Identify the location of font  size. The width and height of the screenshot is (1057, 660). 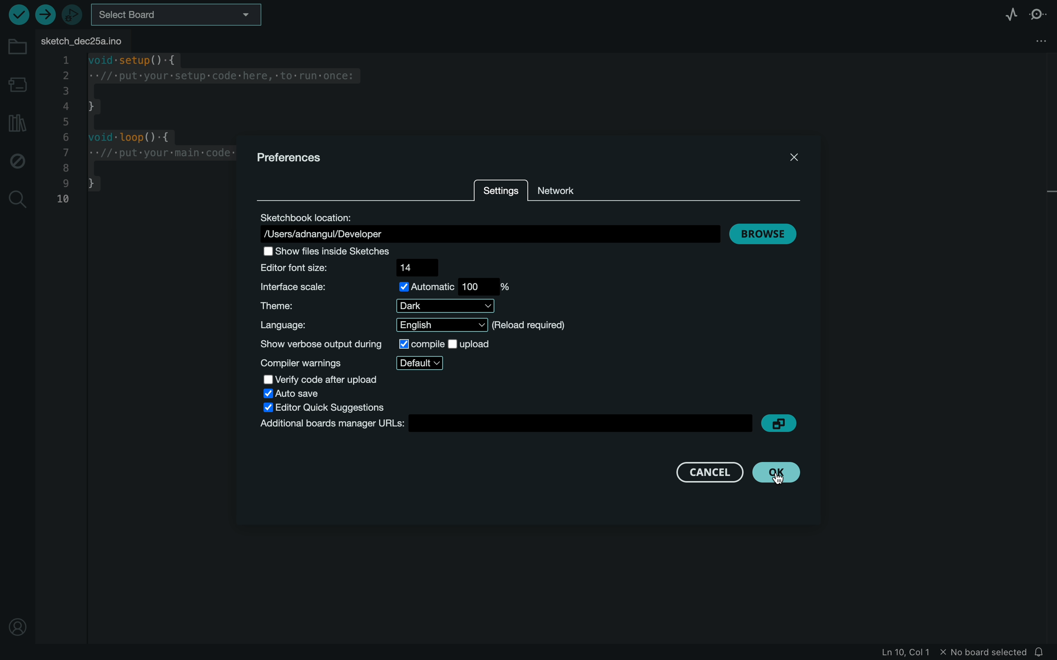
(357, 268).